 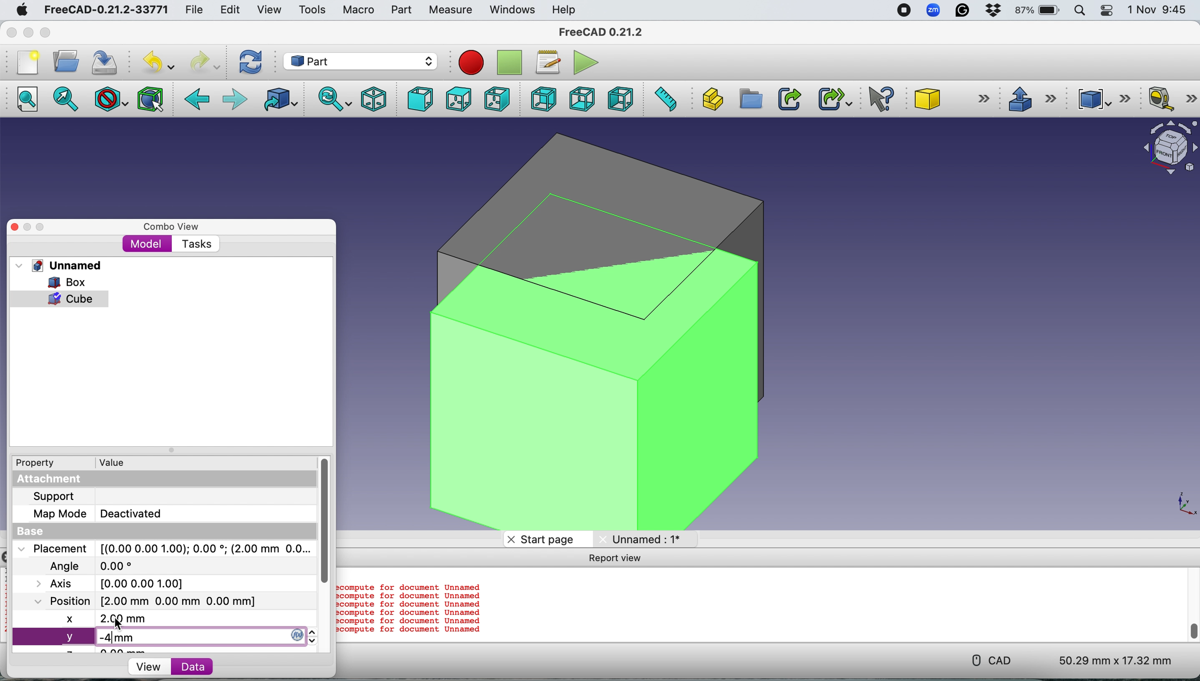 I want to click on Placement, so click(x=167, y=549).